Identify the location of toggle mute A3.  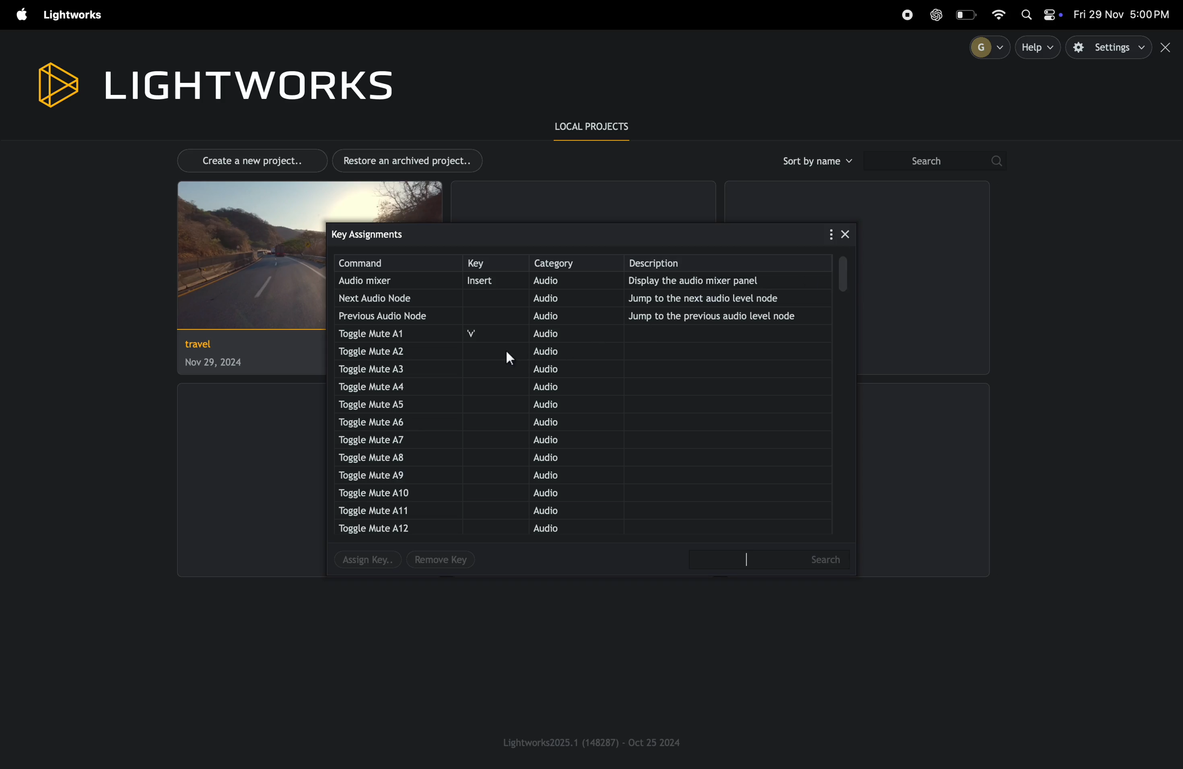
(390, 368).